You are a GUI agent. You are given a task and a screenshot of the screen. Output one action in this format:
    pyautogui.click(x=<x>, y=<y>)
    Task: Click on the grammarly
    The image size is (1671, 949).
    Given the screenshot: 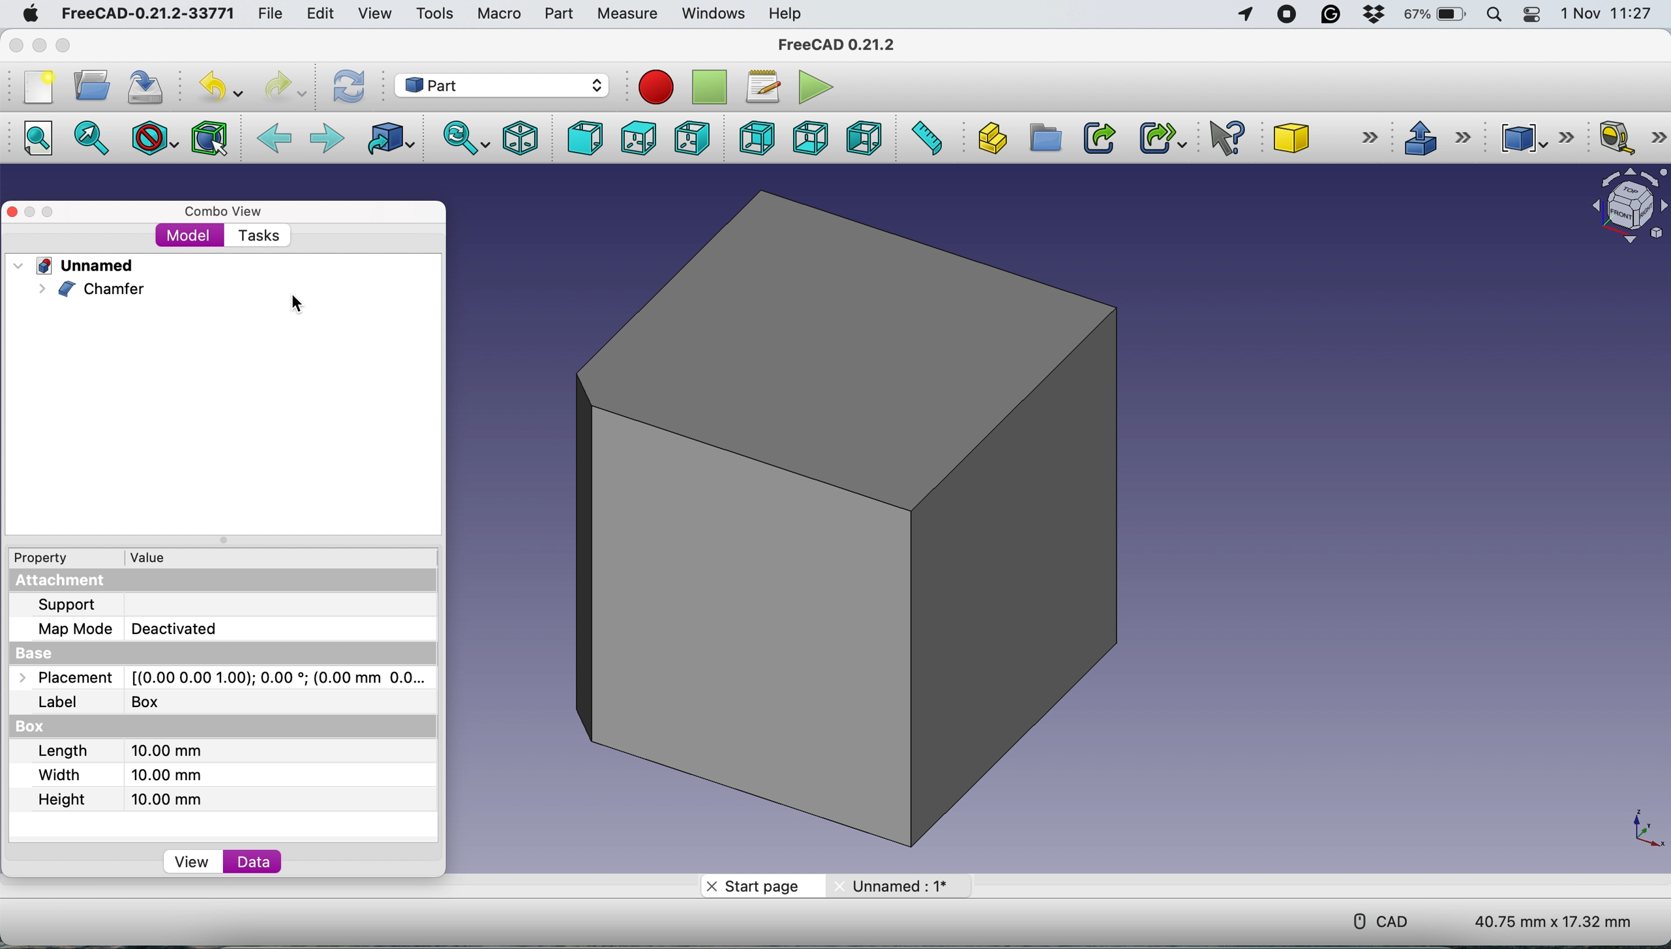 What is the action you would take?
    pyautogui.click(x=1332, y=15)
    